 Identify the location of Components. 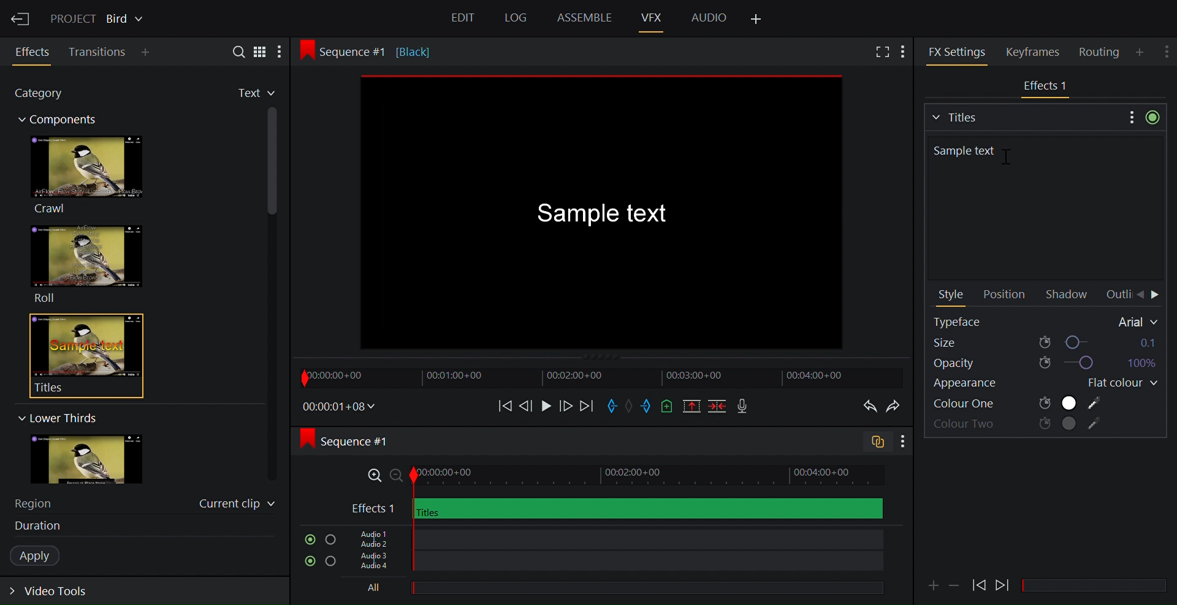
(63, 121).